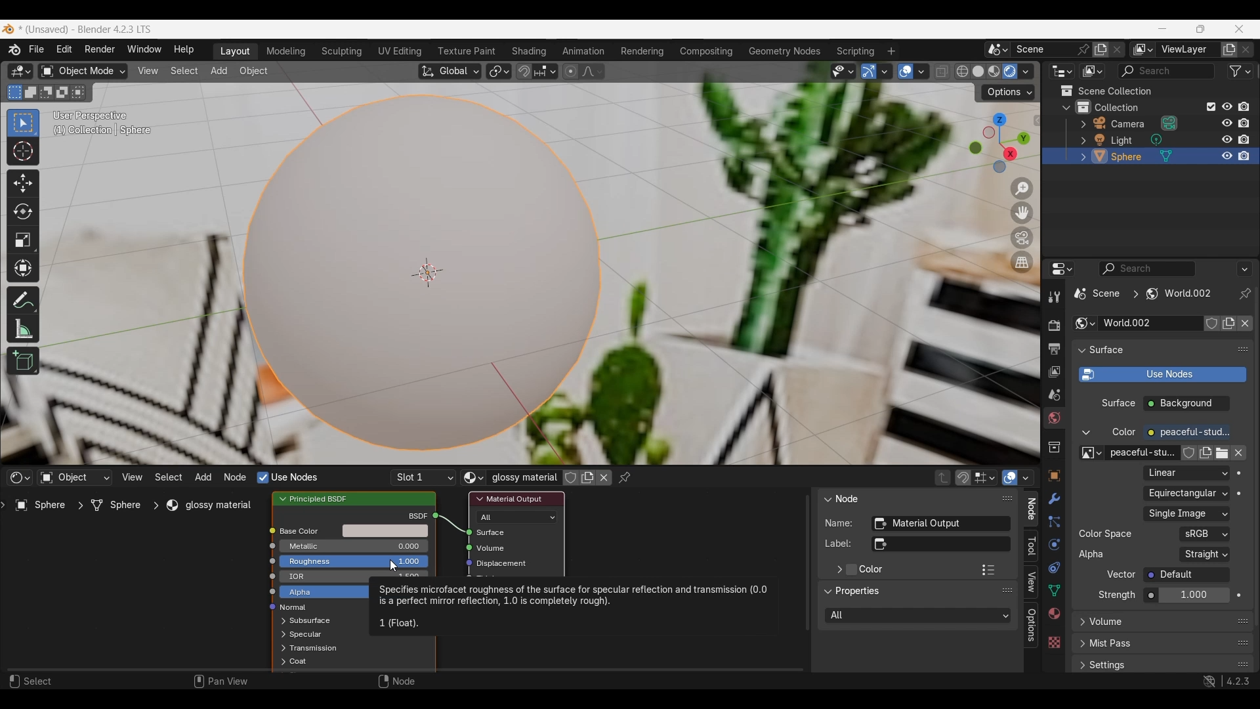 This screenshot has width=1260, height=709. Describe the element at coordinates (840, 523) in the screenshot. I see `Name:` at that location.